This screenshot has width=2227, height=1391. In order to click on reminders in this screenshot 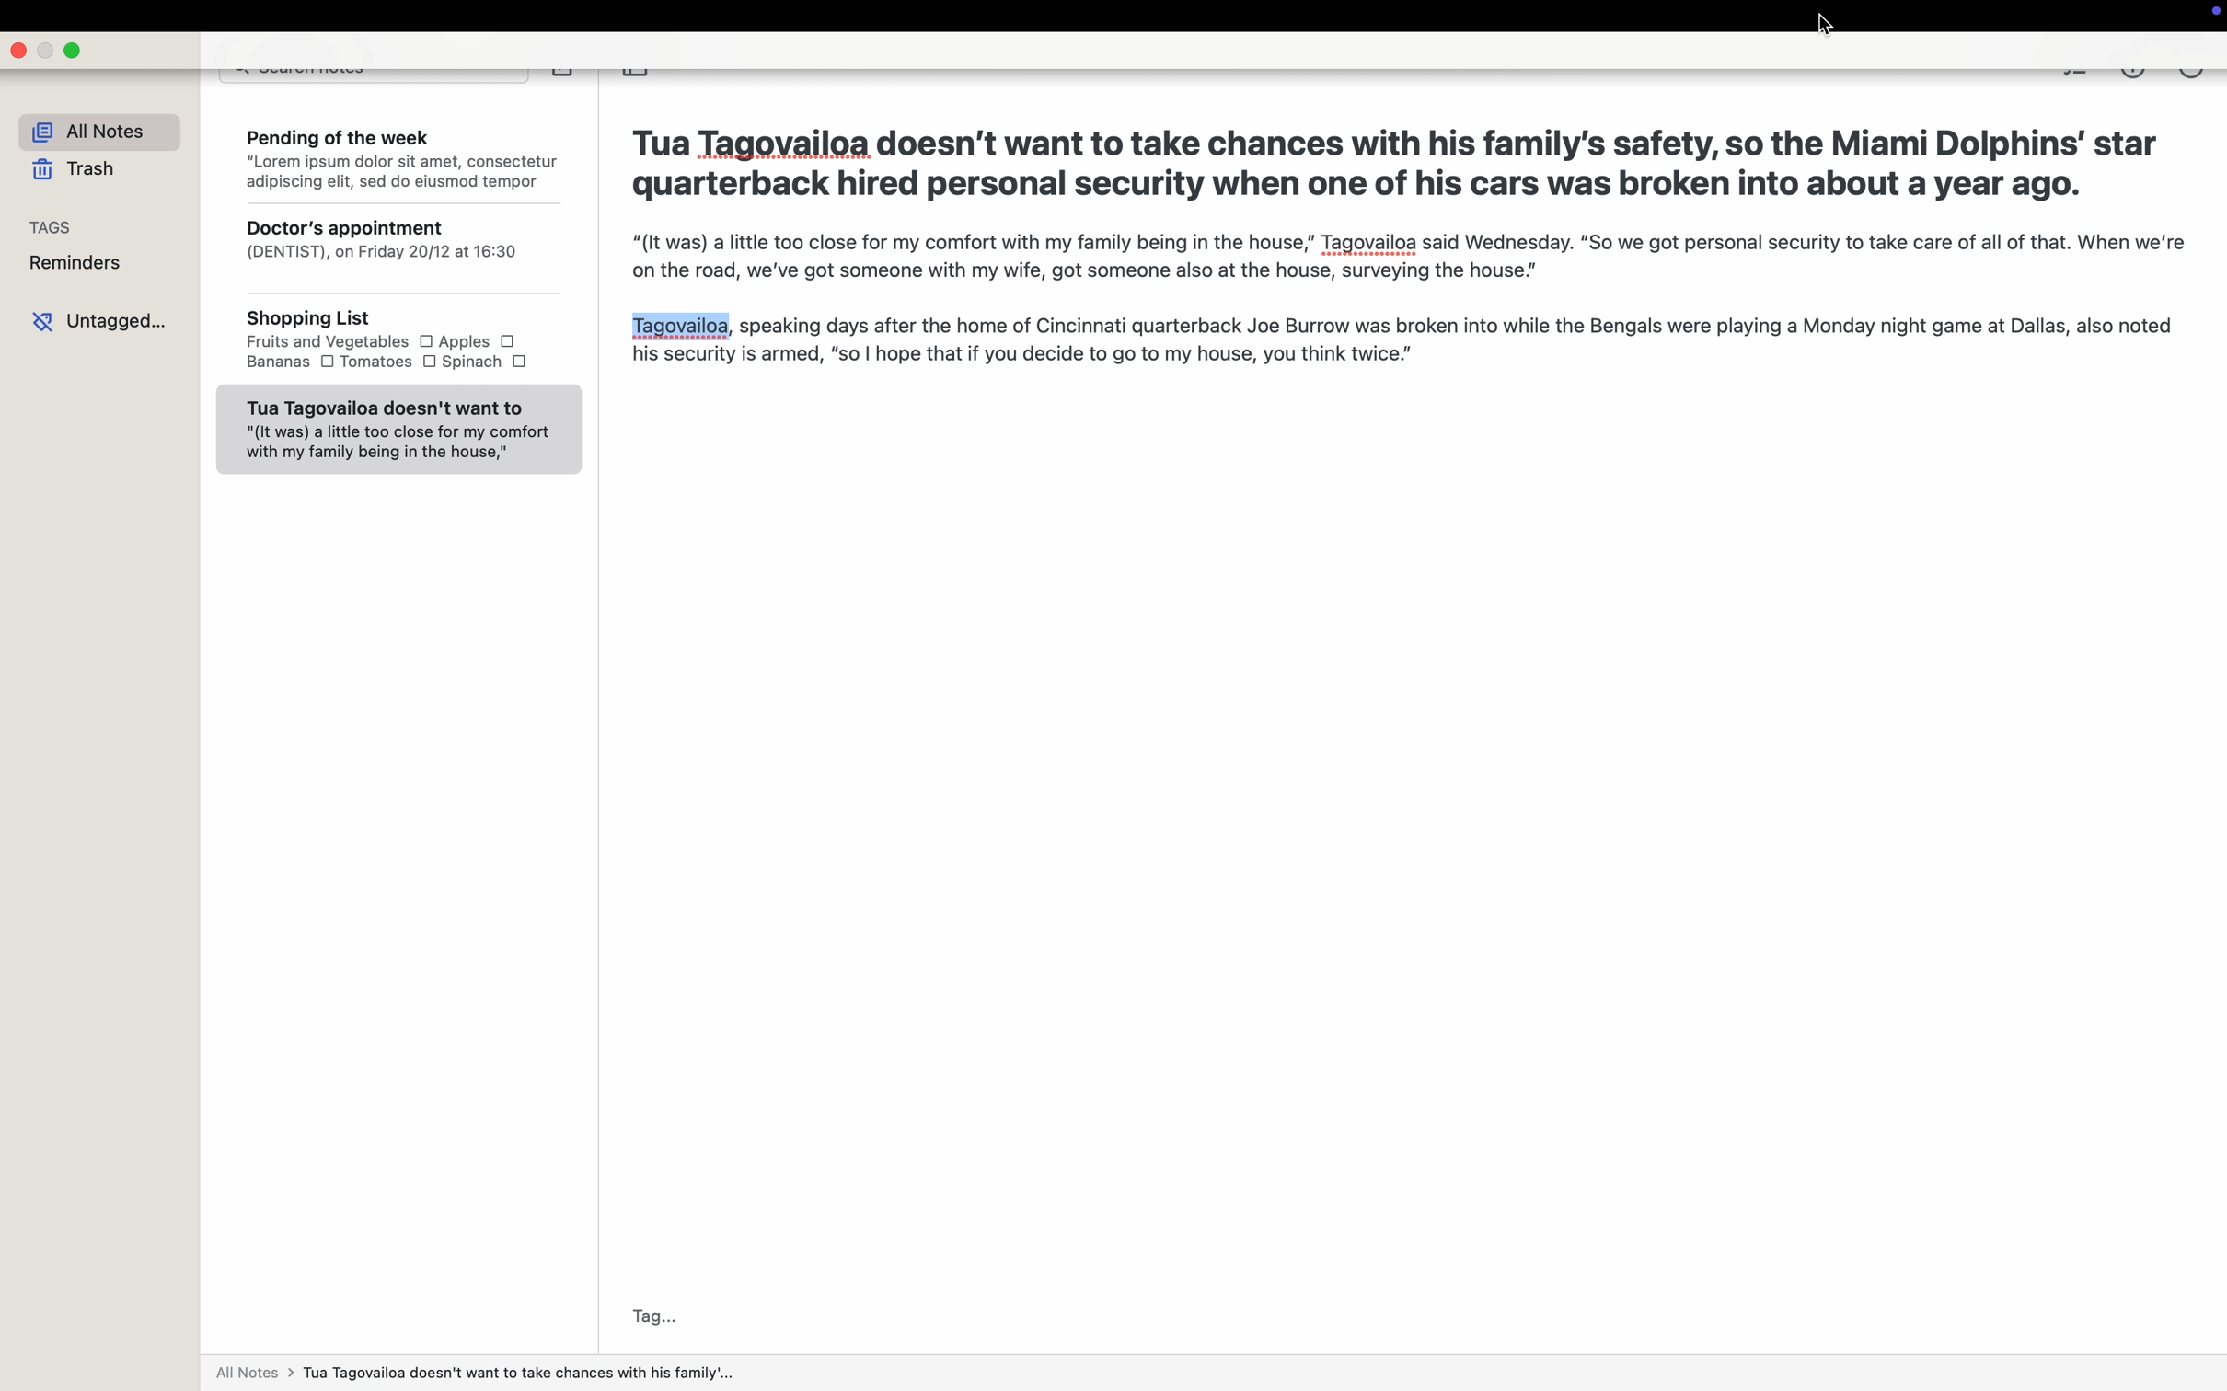, I will do `click(76, 263)`.